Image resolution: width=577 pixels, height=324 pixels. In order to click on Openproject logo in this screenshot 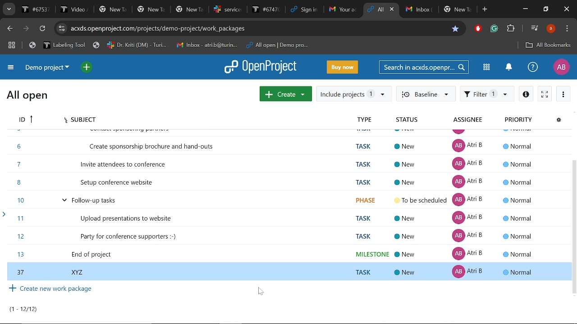, I will do `click(261, 67)`.